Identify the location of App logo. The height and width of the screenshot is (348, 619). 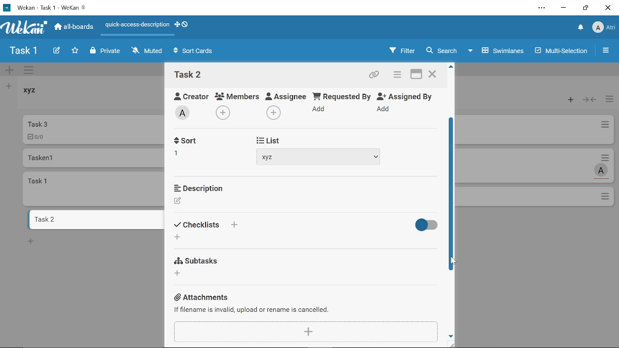
(25, 27).